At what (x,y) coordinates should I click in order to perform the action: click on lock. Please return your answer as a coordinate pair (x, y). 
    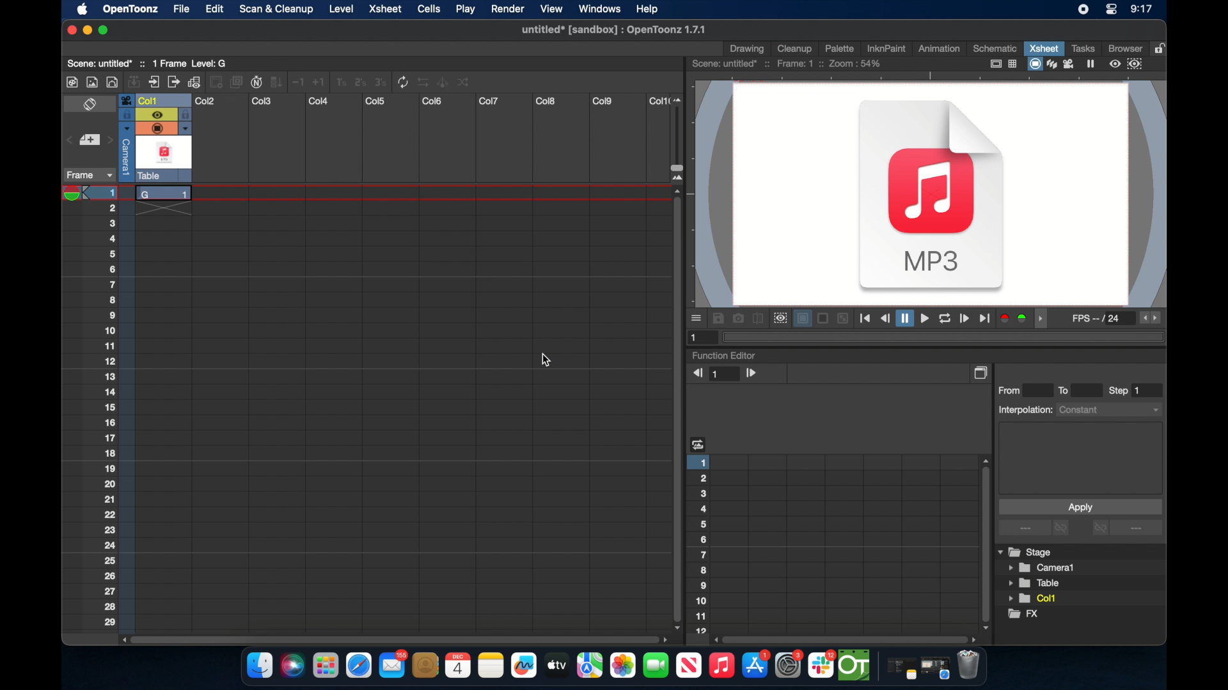
    Looking at the image, I should click on (1161, 47).